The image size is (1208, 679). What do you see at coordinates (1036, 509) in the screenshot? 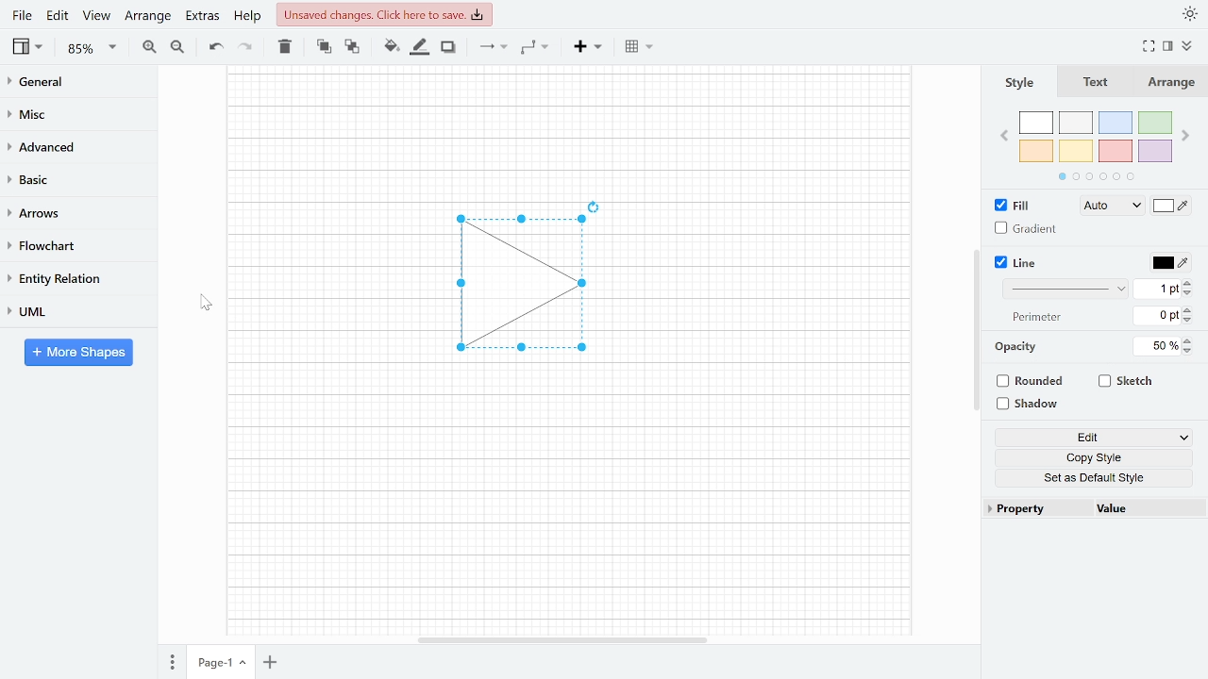
I see `Property` at bounding box center [1036, 509].